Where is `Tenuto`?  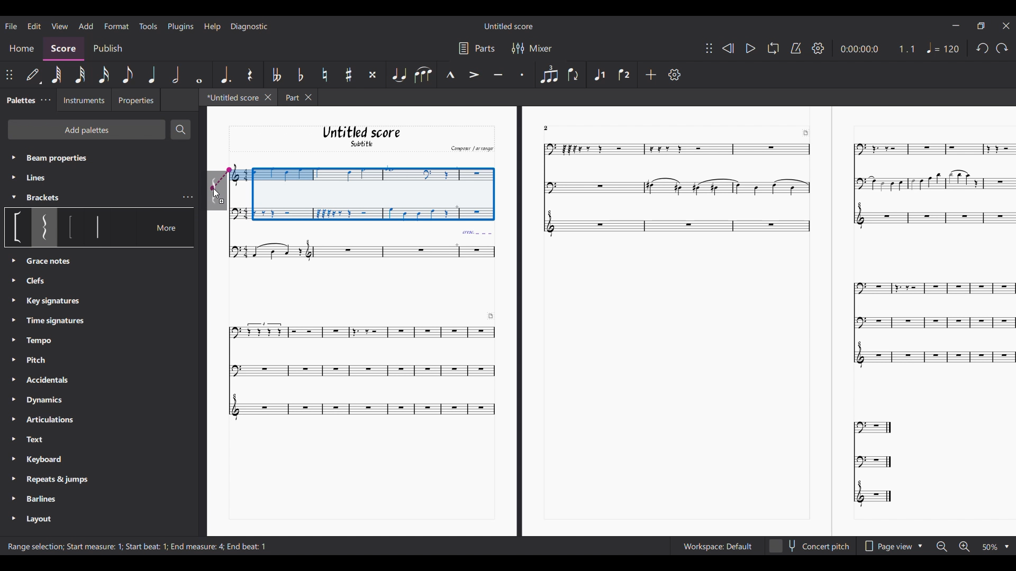 Tenuto is located at coordinates (497, 73).